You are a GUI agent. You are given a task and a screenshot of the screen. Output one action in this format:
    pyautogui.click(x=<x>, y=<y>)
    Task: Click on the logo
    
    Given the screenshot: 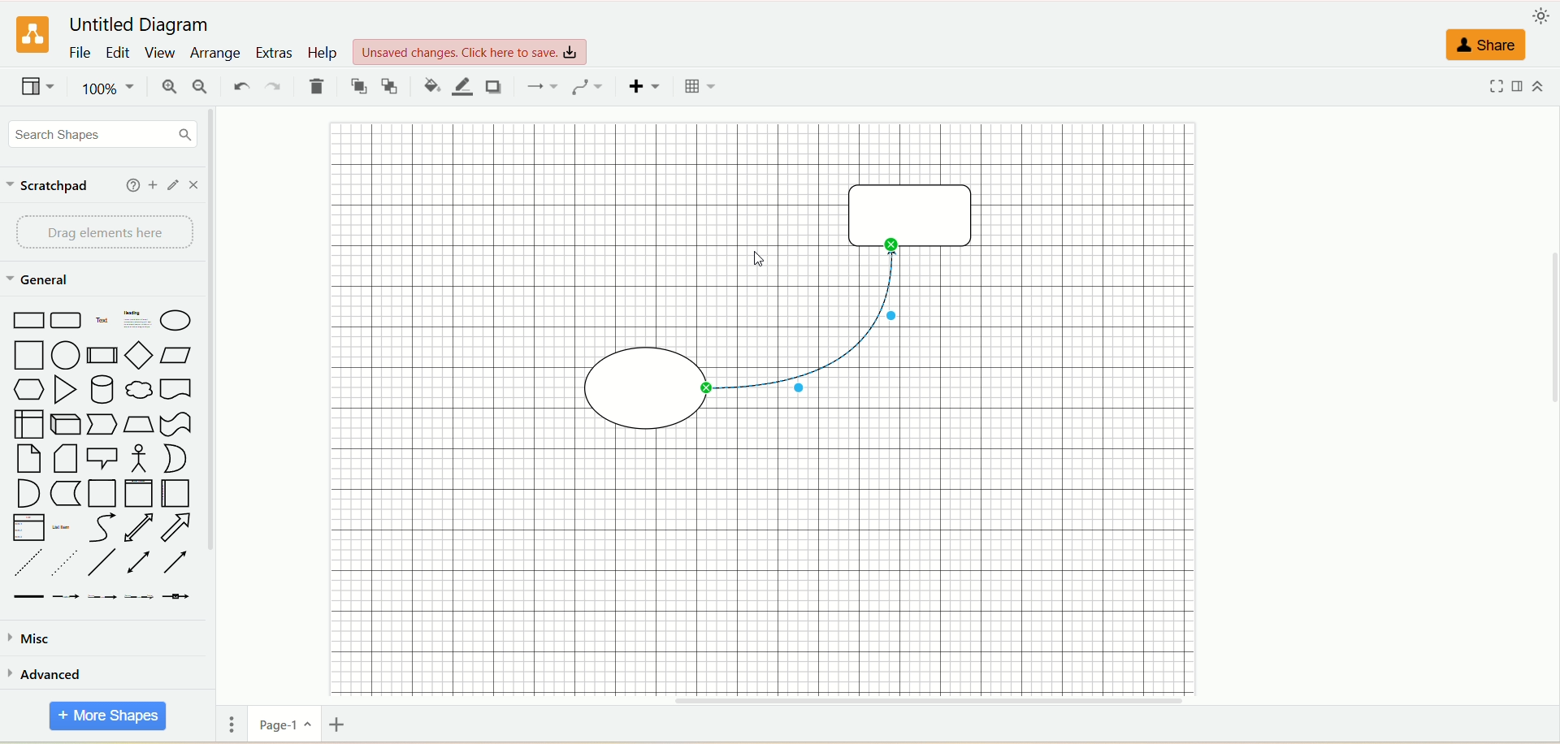 What is the action you would take?
    pyautogui.click(x=30, y=36)
    